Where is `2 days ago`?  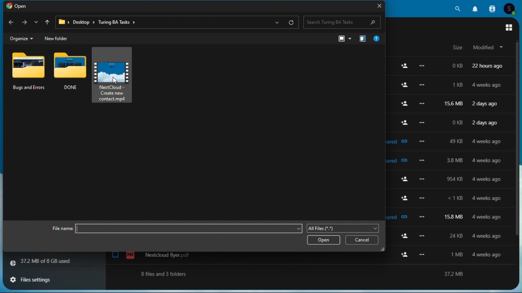 2 days ago is located at coordinates (486, 105).